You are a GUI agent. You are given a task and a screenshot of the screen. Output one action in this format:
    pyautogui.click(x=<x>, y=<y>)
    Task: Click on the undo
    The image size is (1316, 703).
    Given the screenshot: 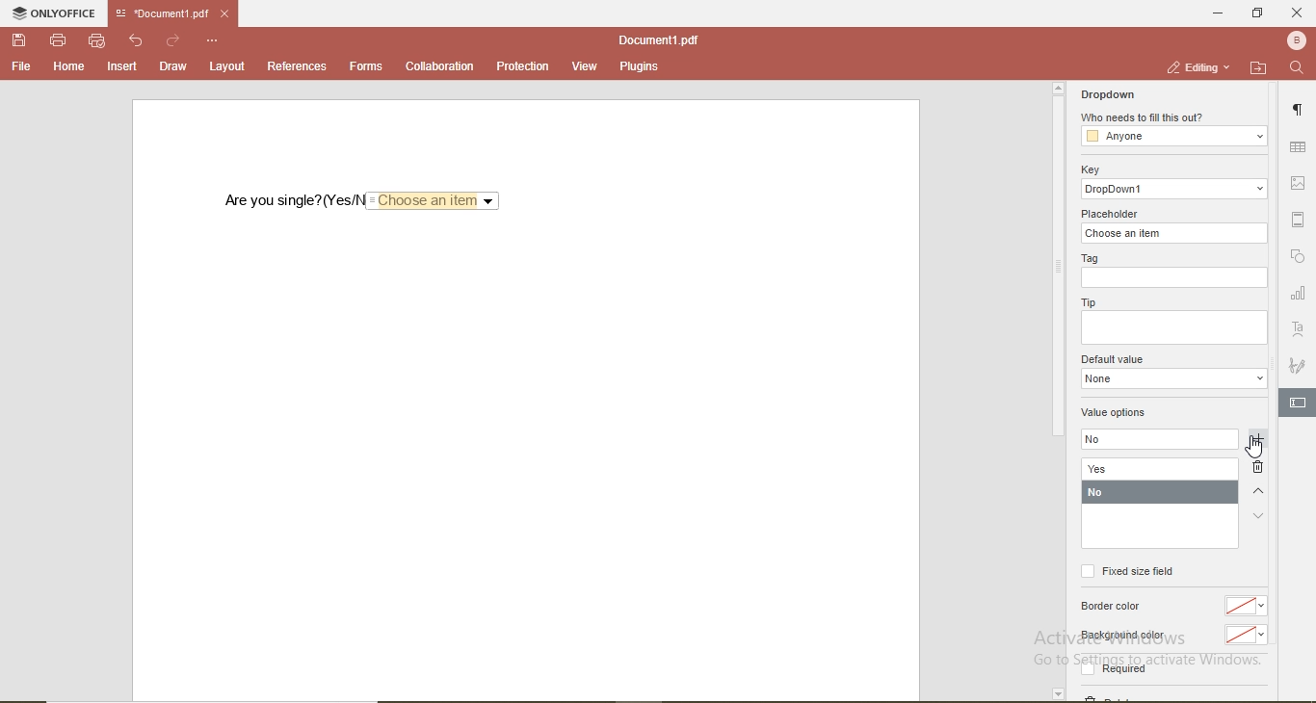 What is the action you would take?
    pyautogui.click(x=137, y=41)
    